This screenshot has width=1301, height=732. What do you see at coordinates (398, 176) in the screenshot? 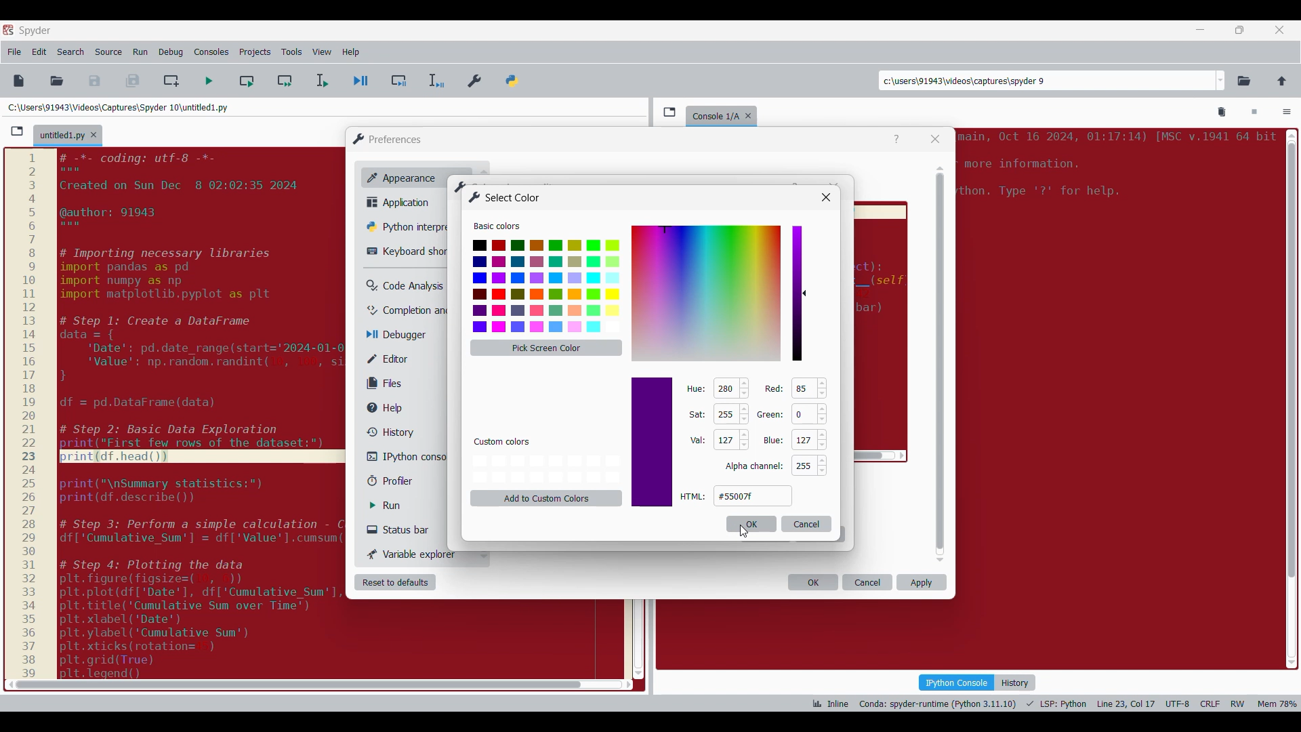
I see `Appearance, current selection highlighted` at bounding box center [398, 176].